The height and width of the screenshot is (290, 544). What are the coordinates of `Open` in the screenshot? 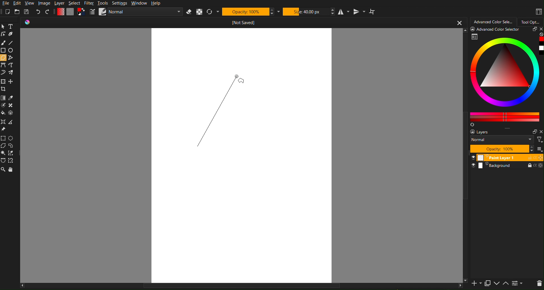 It's located at (17, 12).